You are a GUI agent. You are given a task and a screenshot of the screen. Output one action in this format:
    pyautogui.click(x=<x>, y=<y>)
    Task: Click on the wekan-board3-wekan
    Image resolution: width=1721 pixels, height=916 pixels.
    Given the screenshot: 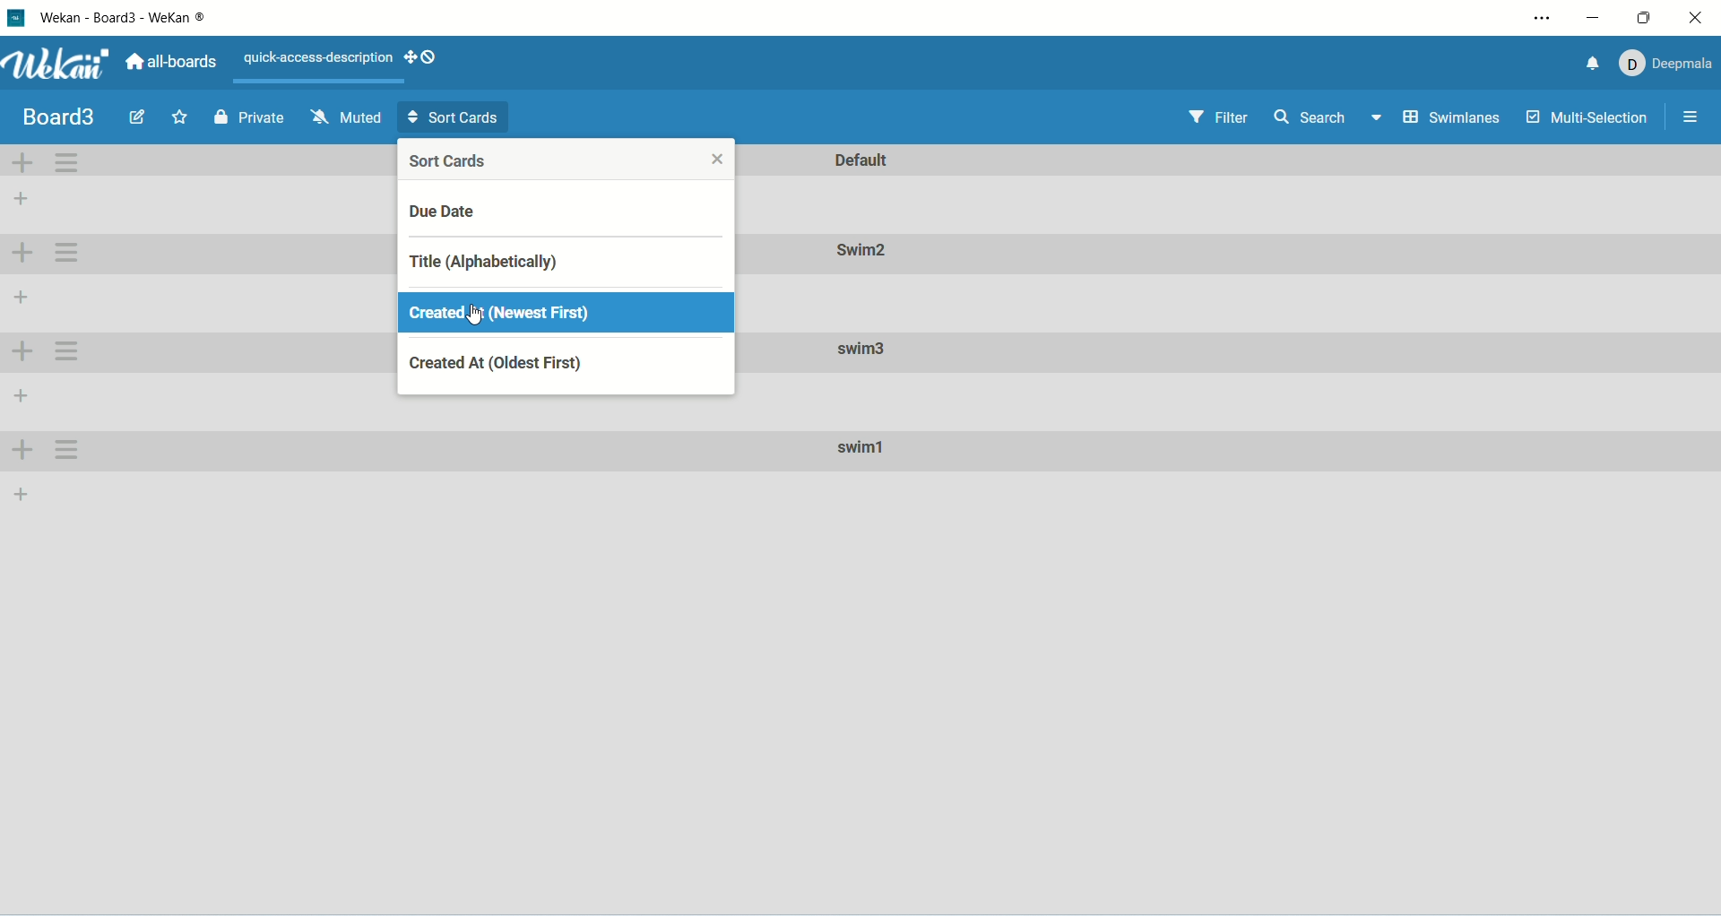 What is the action you would take?
    pyautogui.click(x=125, y=18)
    